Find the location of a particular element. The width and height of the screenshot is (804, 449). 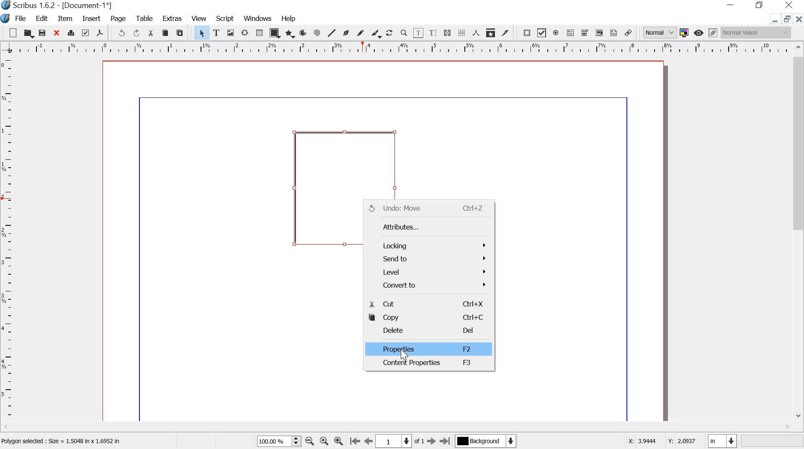

1 is located at coordinates (394, 441).